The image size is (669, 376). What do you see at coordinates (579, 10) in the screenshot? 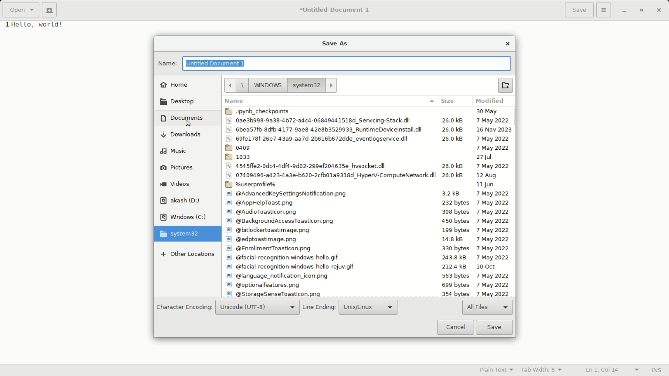
I see `save file` at bounding box center [579, 10].